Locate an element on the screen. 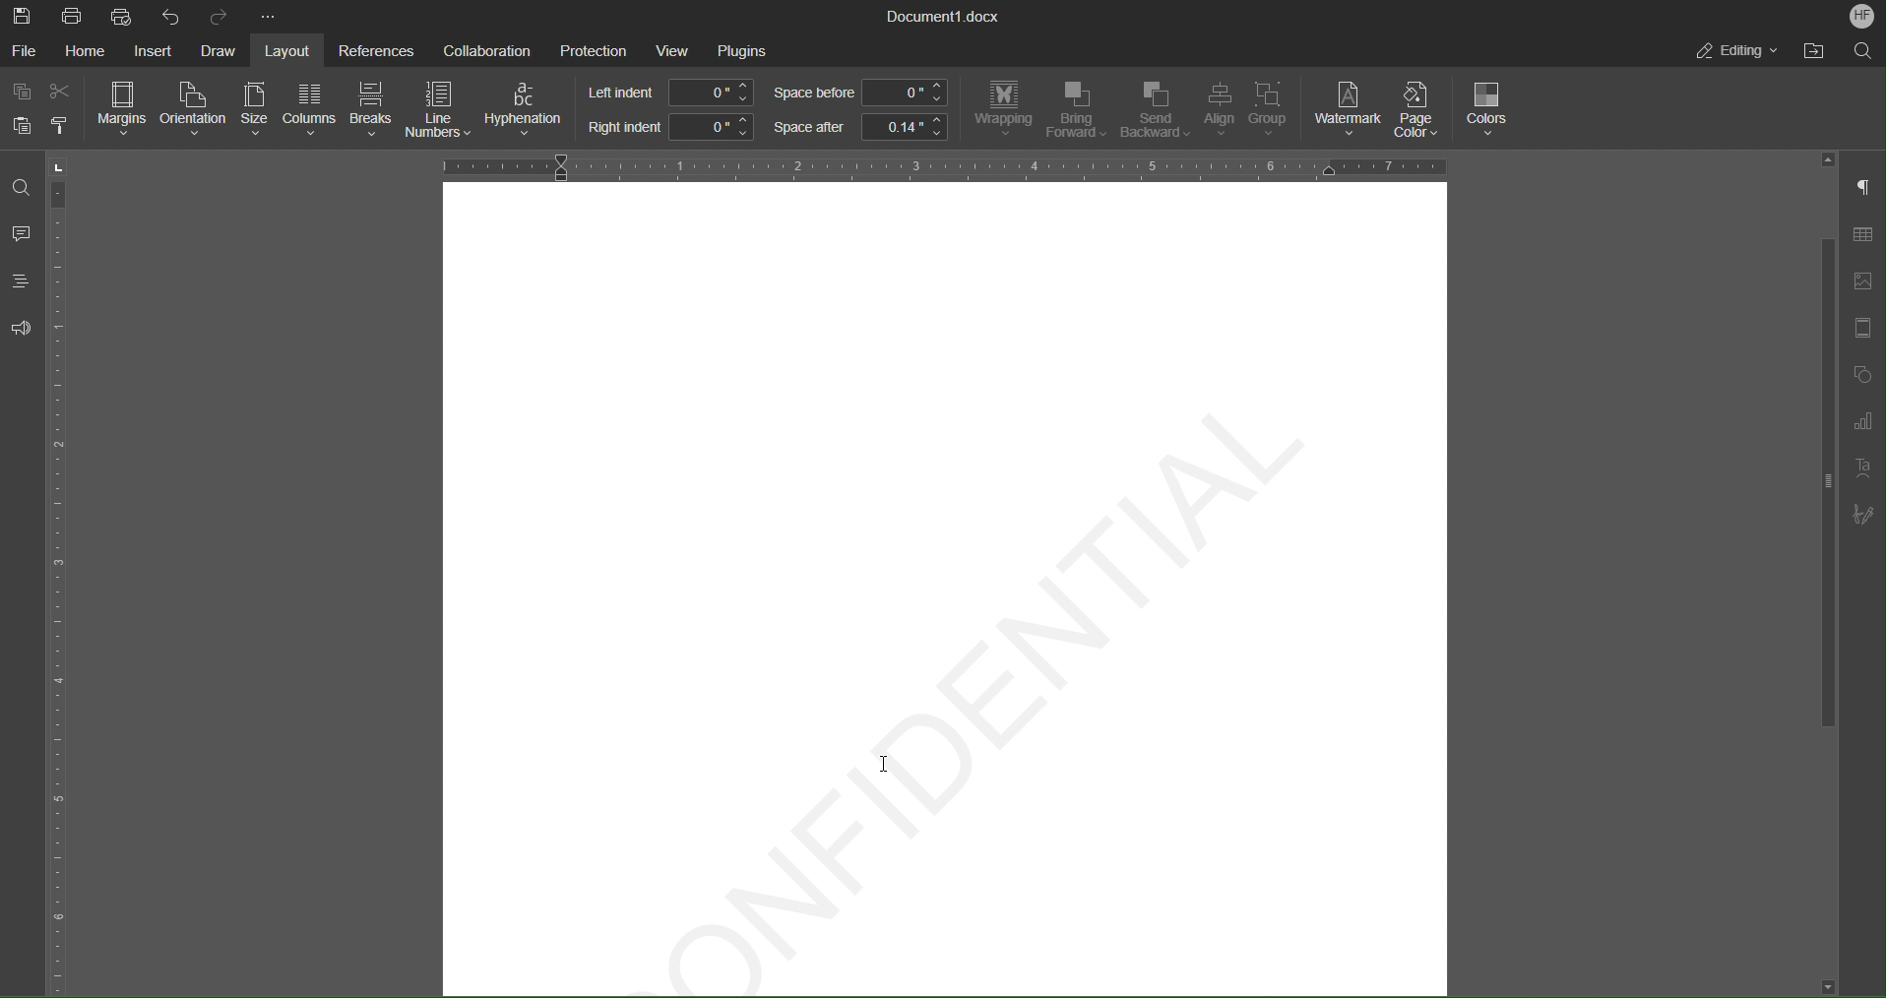 The image size is (1886, 998). Line Numbers is located at coordinates (440, 112).